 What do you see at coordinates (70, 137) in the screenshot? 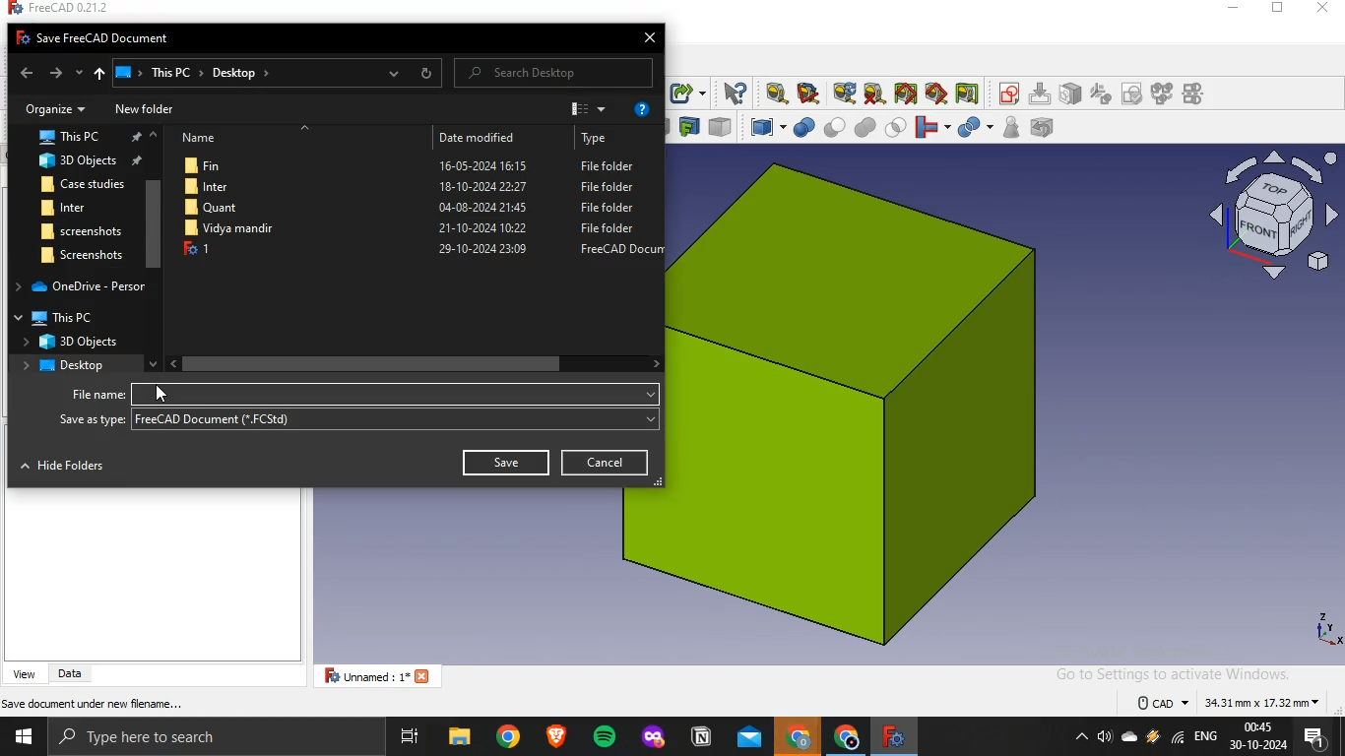
I see `this pc` at bounding box center [70, 137].